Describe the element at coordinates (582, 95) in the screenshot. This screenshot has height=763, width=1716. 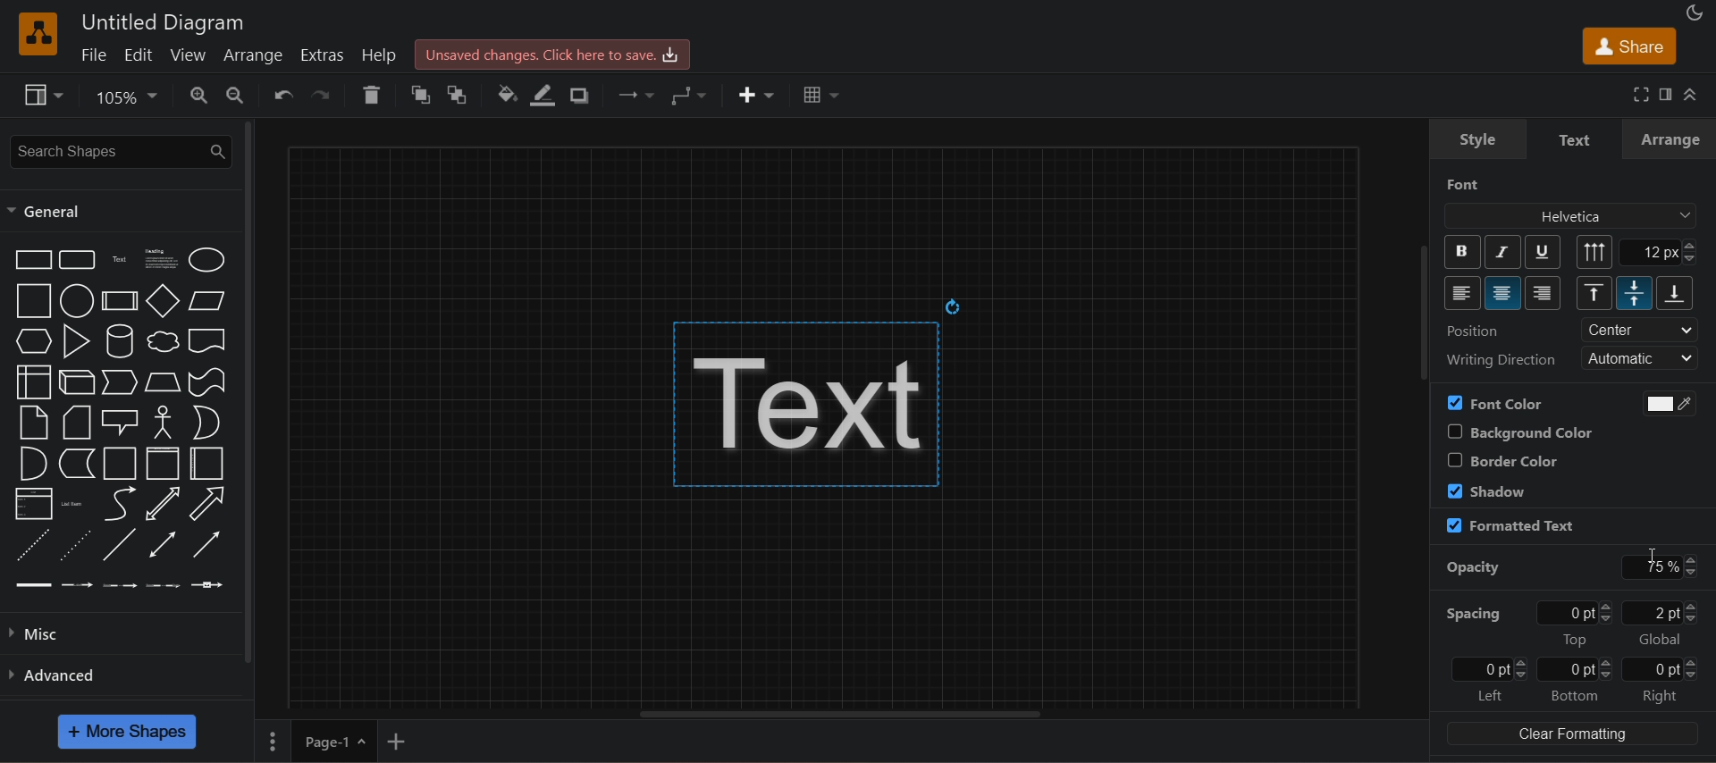
I see `shadow` at that location.